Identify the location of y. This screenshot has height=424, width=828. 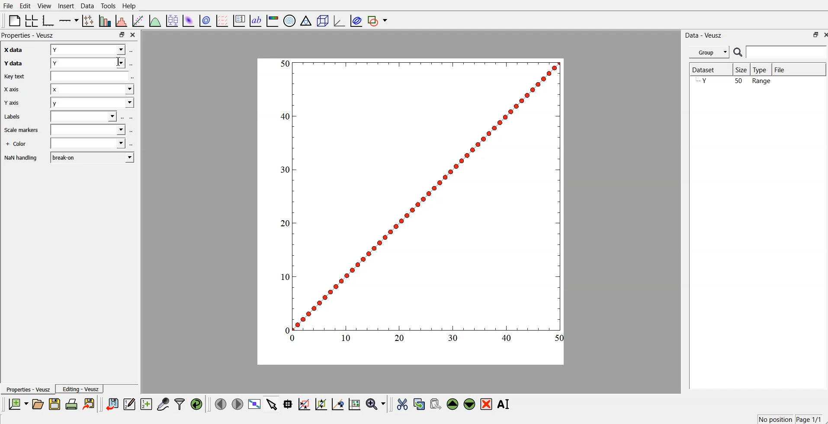
(88, 50).